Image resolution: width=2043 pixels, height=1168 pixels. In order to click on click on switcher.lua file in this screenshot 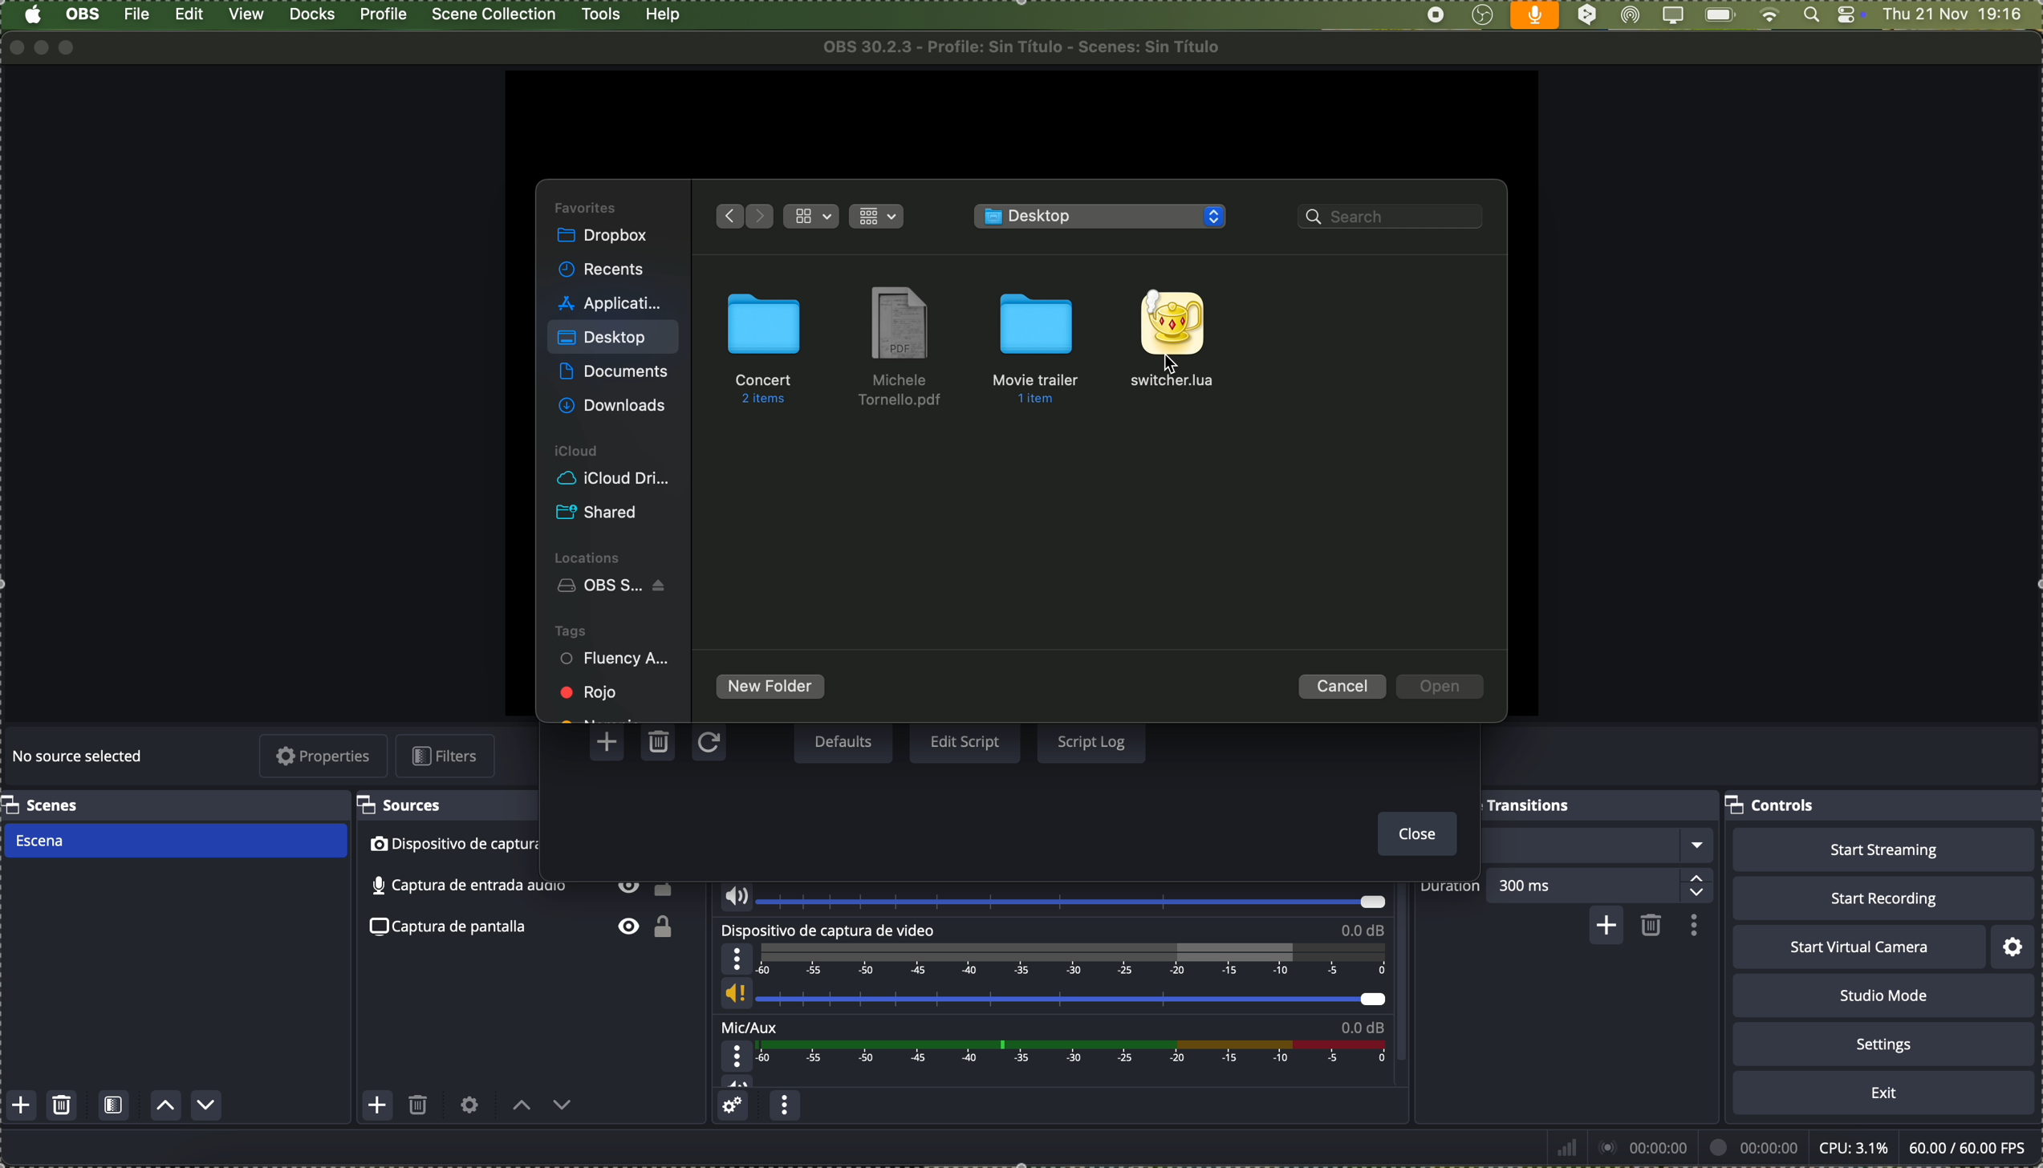, I will do `click(1173, 340)`.